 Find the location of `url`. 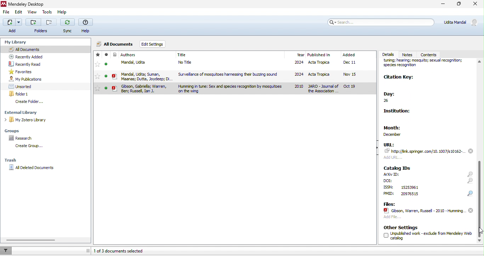

url is located at coordinates (389, 144).